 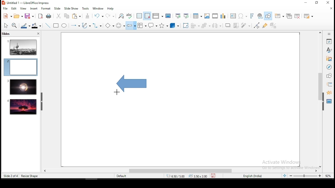 I want to click on gallery, so click(x=329, y=59).